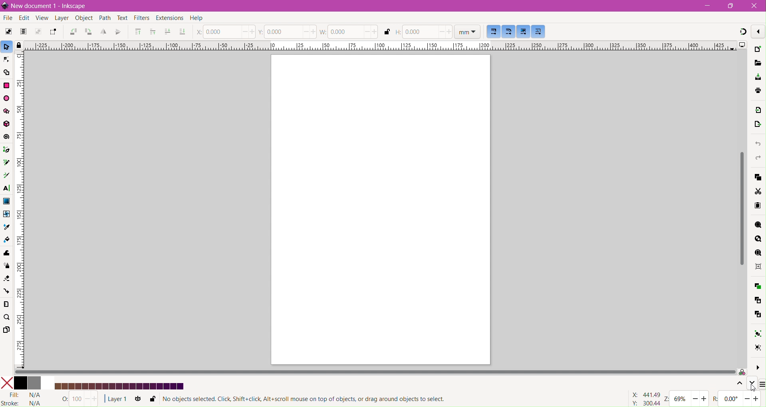 This screenshot has width=766, height=407. Describe the element at coordinates (26, 403) in the screenshot. I see `stroke` at that location.